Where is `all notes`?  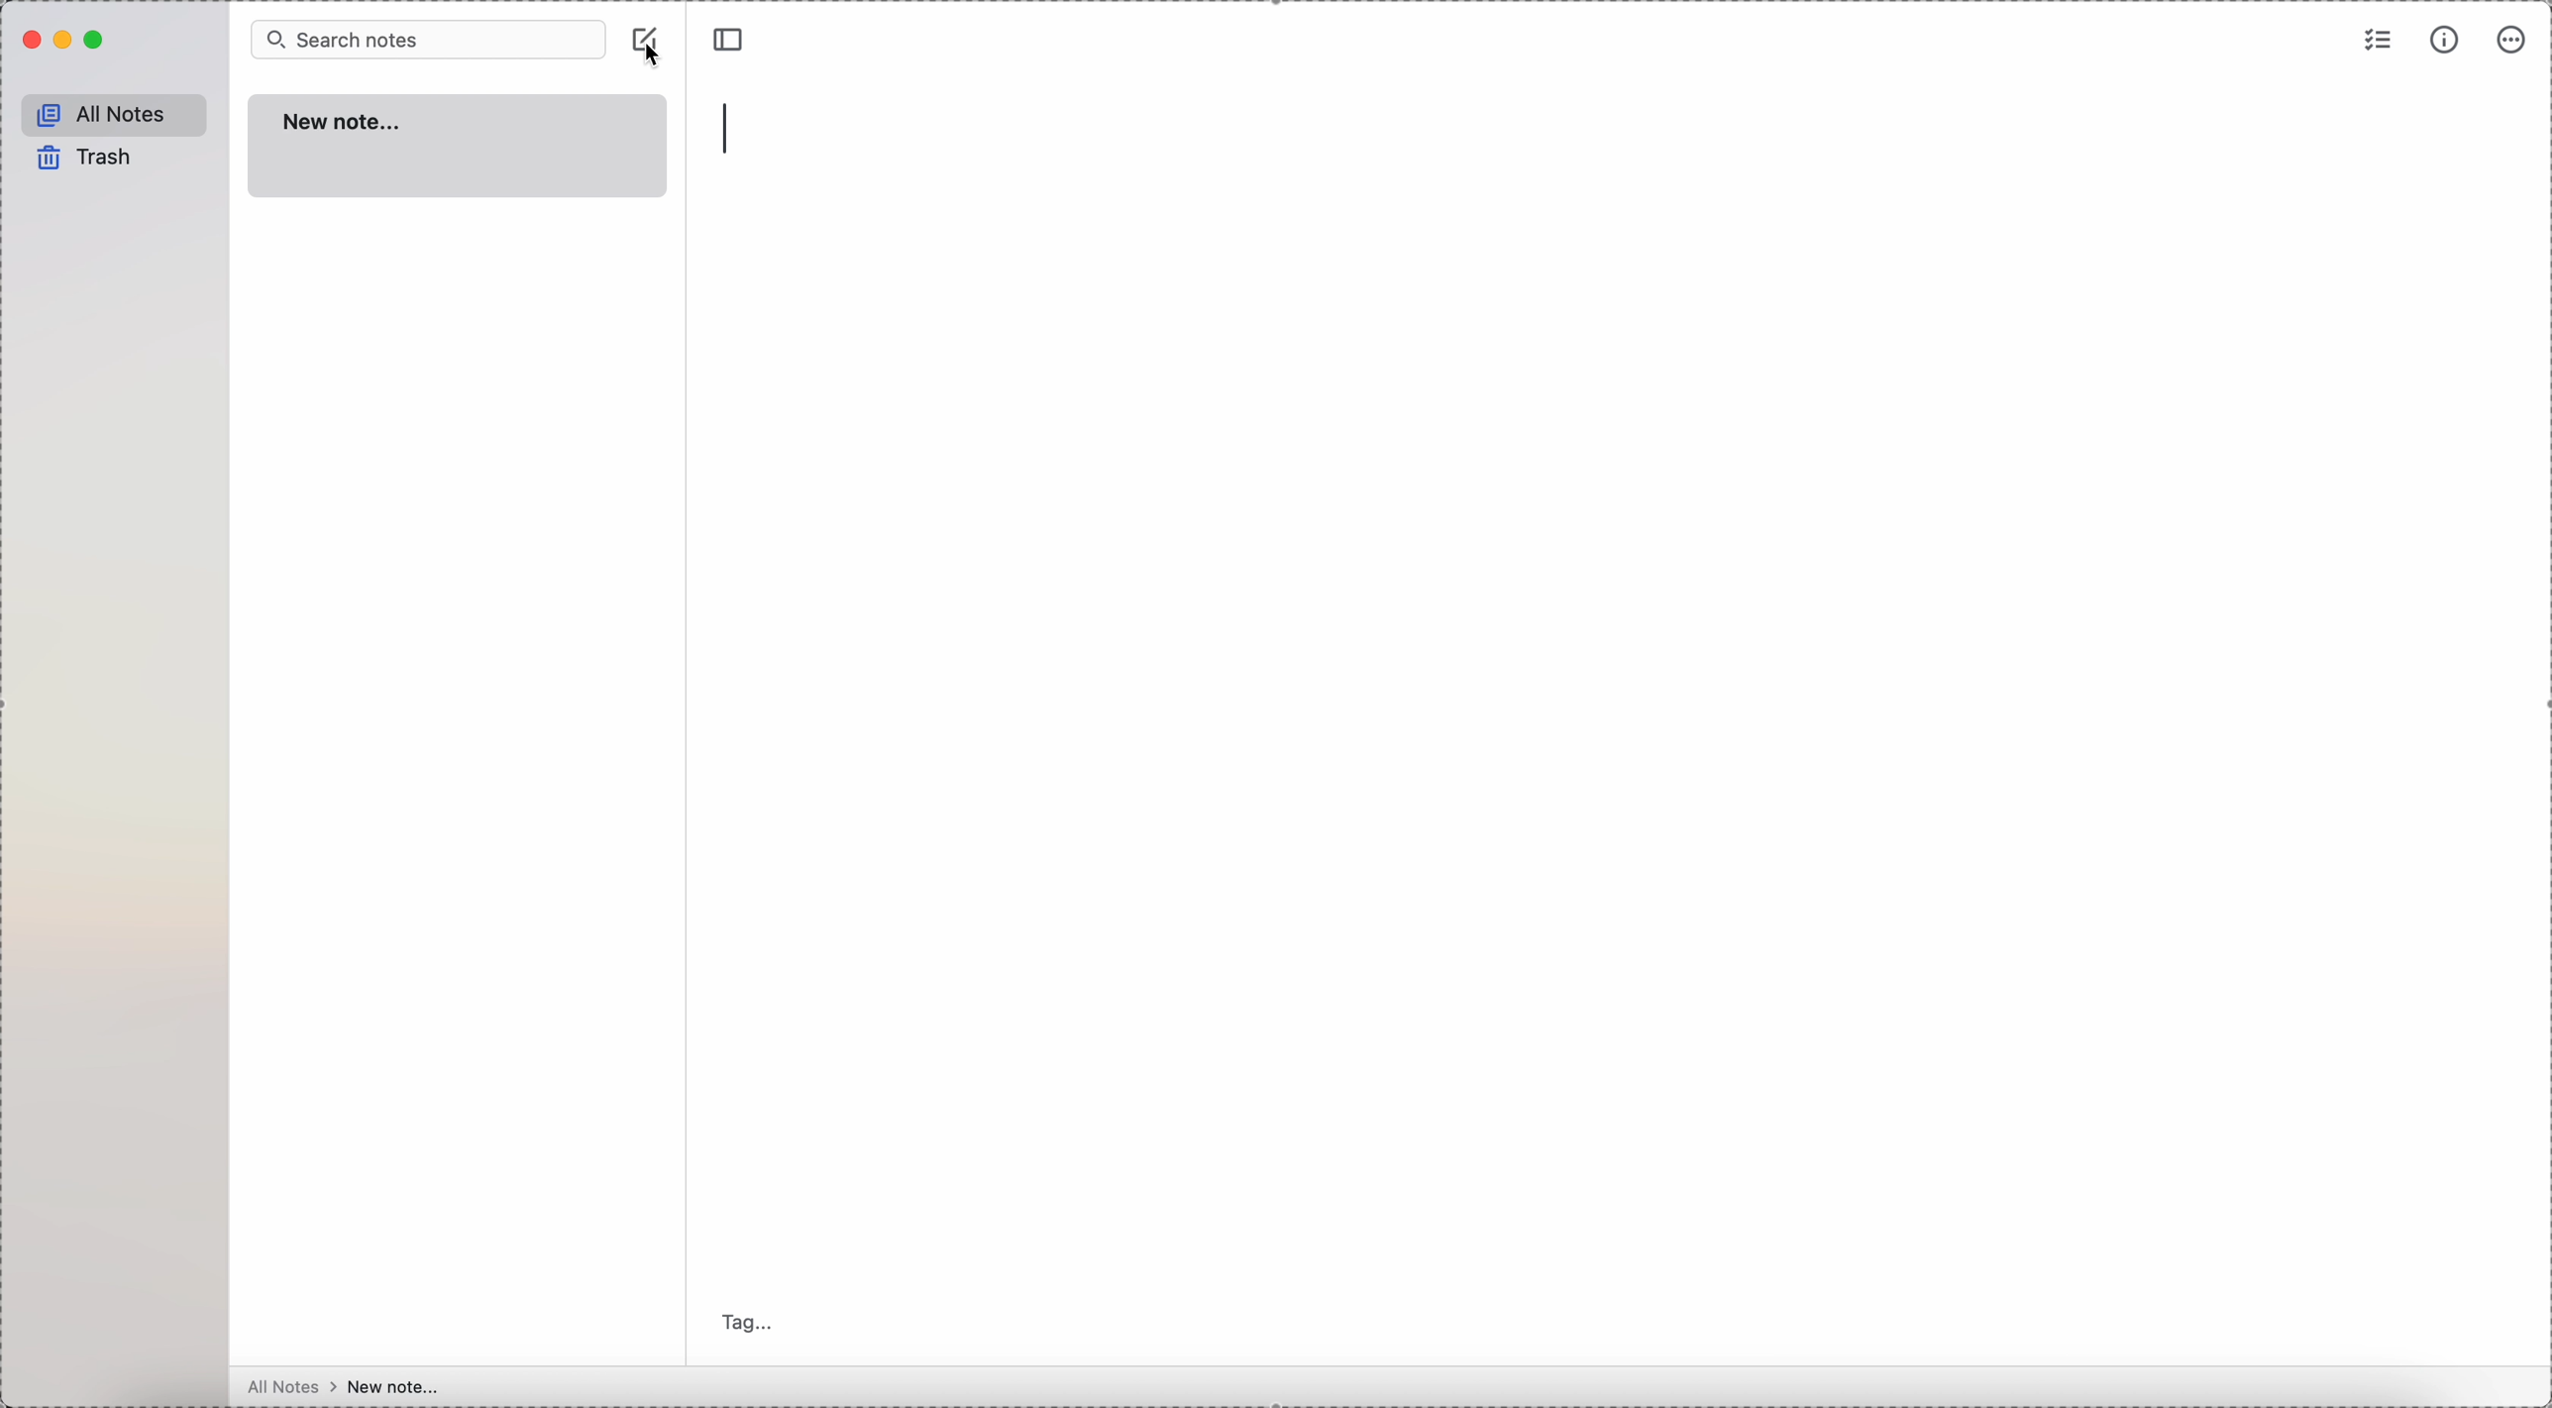 all notes is located at coordinates (115, 115).